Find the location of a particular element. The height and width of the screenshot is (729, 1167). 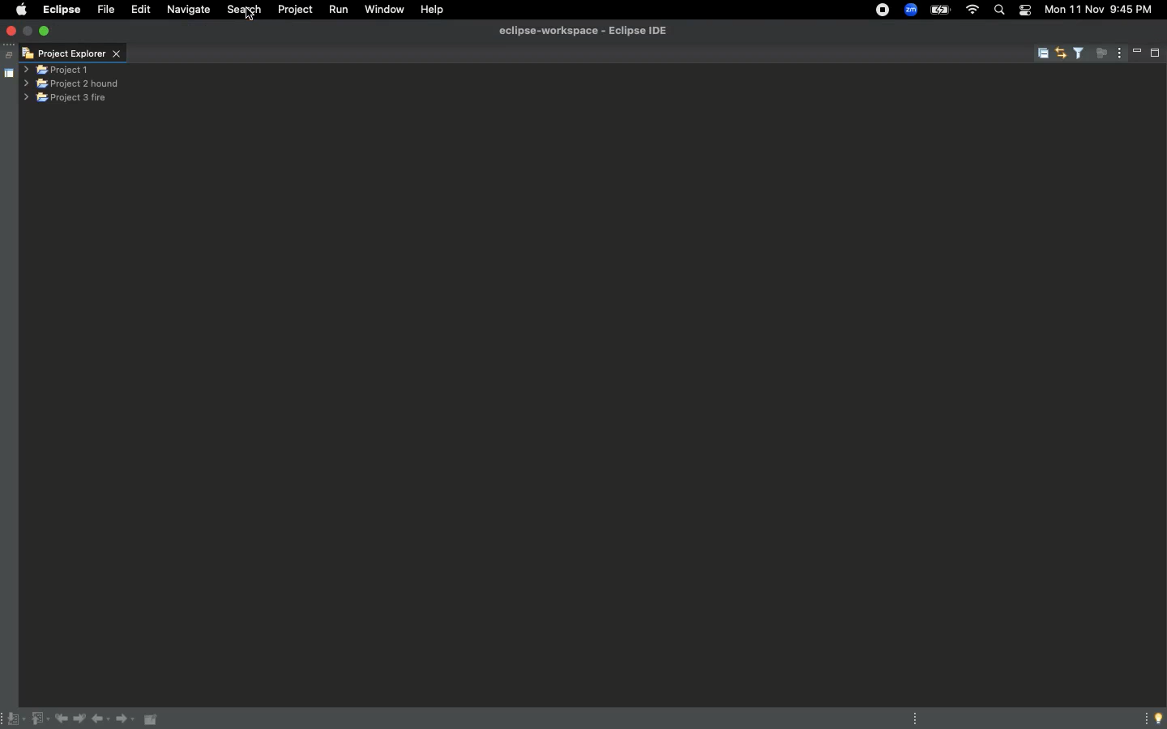

Shared area is located at coordinates (6, 72).